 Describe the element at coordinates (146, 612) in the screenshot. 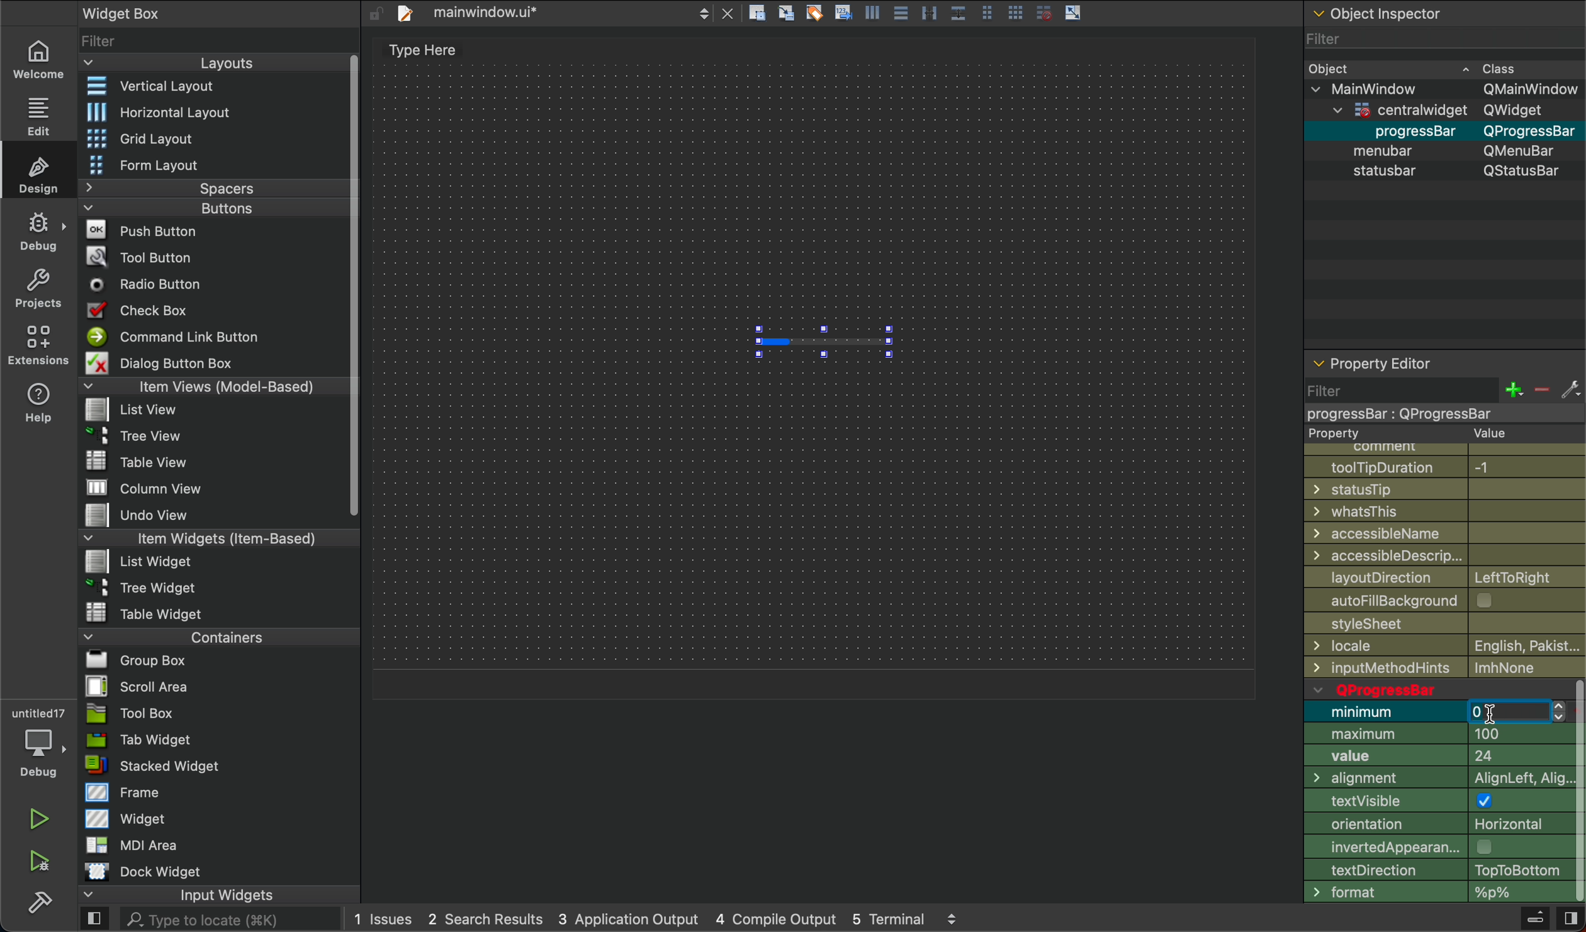

I see `File` at that location.